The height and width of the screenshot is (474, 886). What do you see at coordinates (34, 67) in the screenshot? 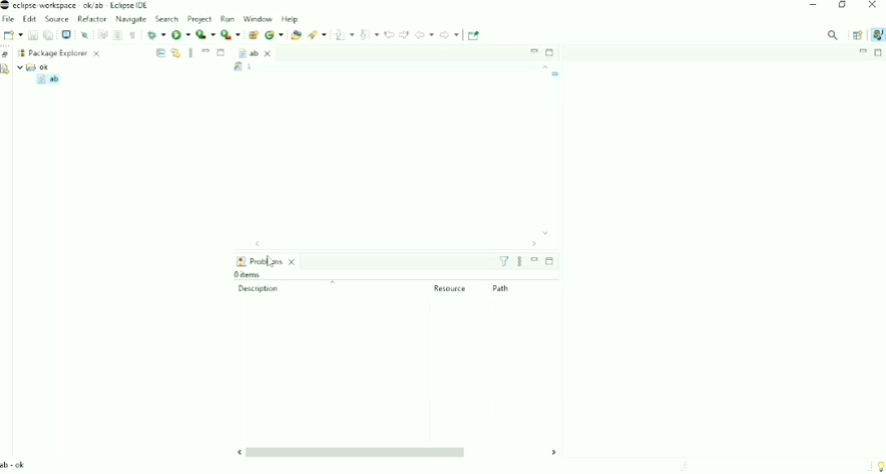
I see `ok` at bounding box center [34, 67].